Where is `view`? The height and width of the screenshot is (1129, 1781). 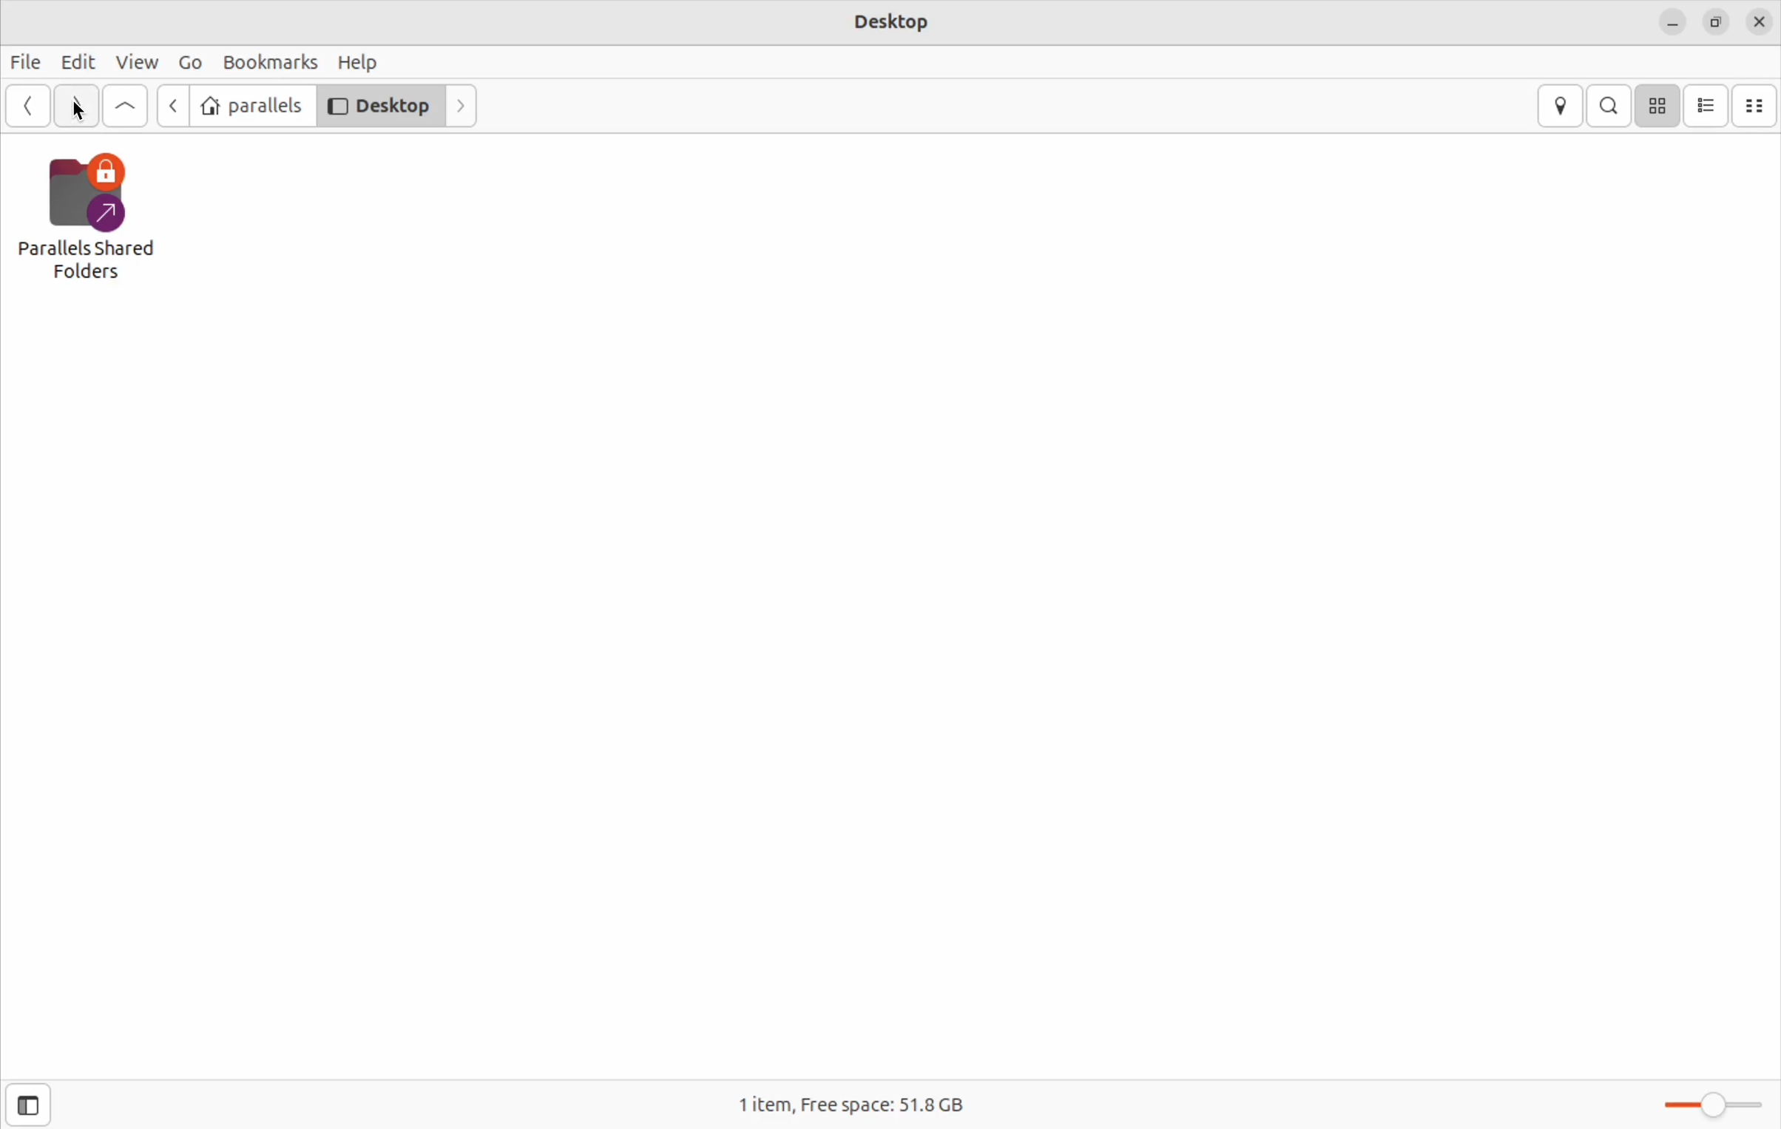
view is located at coordinates (136, 60).